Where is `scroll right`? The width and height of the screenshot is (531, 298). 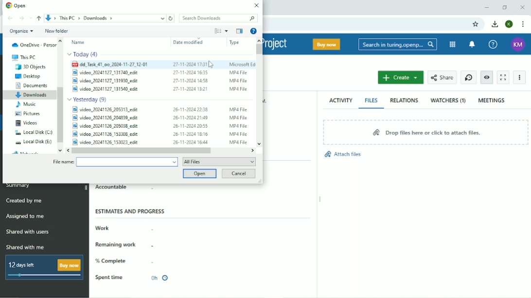
scroll right is located at coordinates (253, 150).